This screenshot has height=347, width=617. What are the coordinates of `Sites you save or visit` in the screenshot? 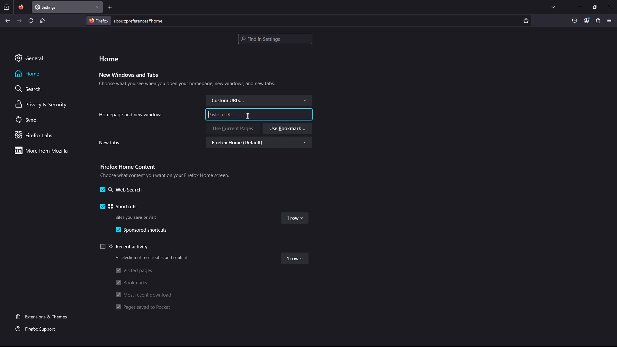 It's located at (138, 217).